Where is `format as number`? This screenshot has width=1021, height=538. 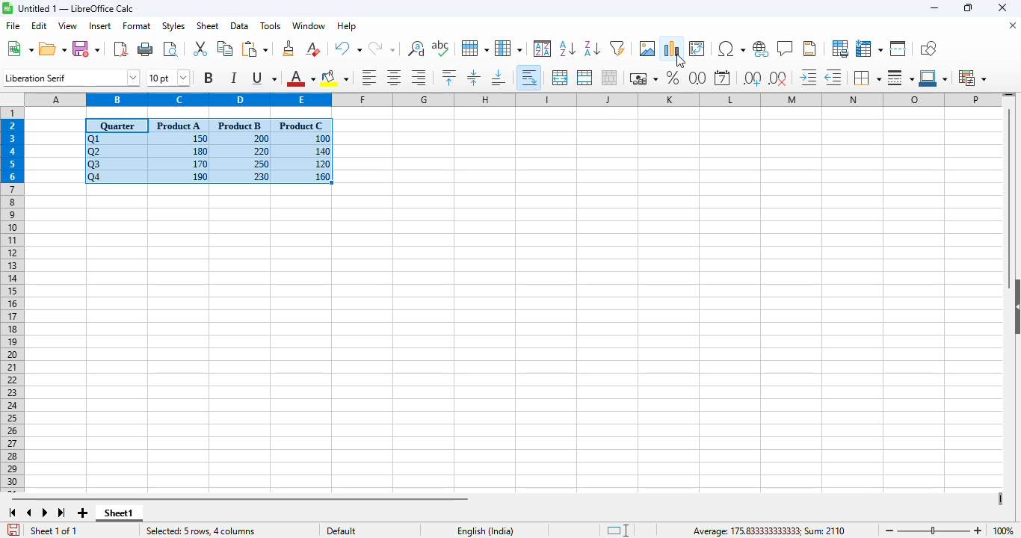 format as number is located at coordinates (697, 78).